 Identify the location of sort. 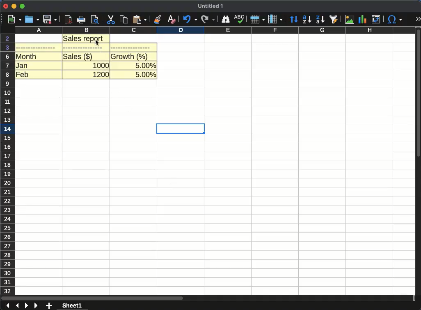
(294, 20).